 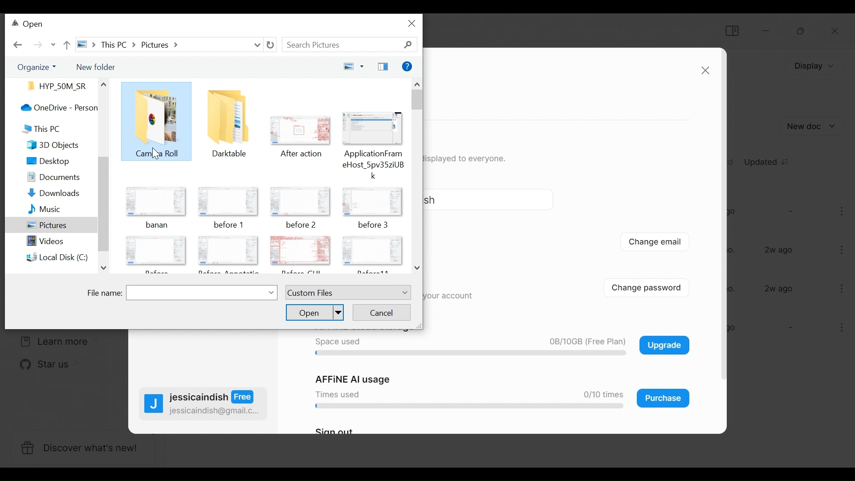 What do you see at coordinates (407, 67) in the screenshot?
I see `Get Help` at bounding box center [407, 67].